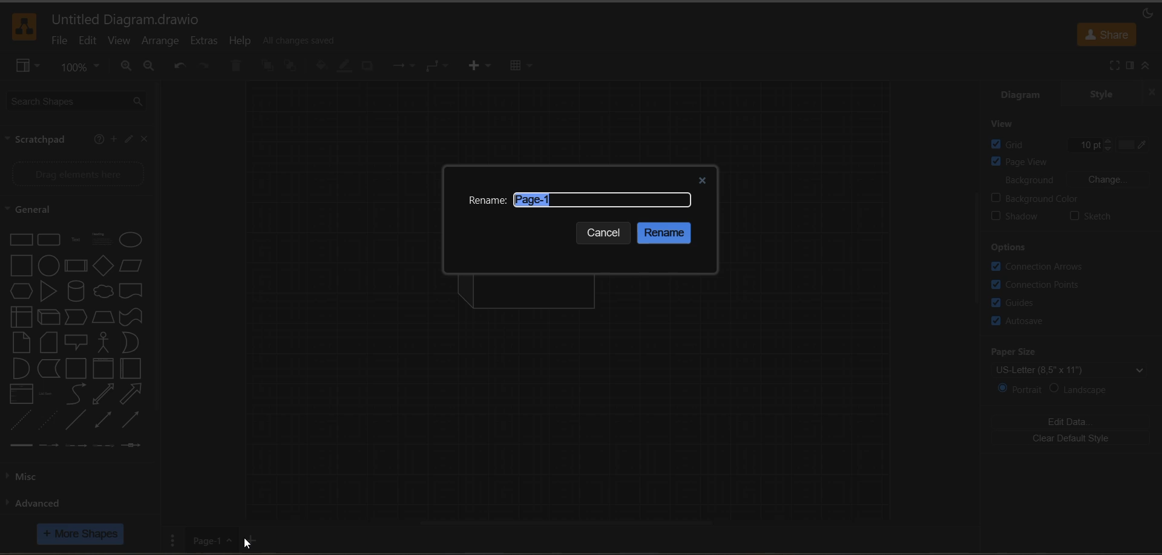  I want to click on more shapes, so click(80, 534).